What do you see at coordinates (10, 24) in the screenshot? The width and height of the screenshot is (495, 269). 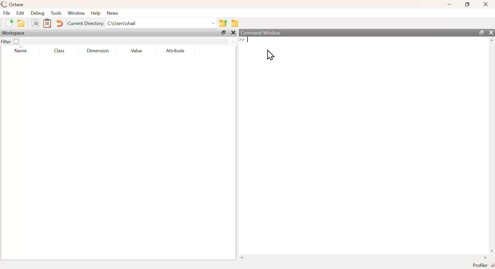 I see `new script` at bounding box center [10, 24].